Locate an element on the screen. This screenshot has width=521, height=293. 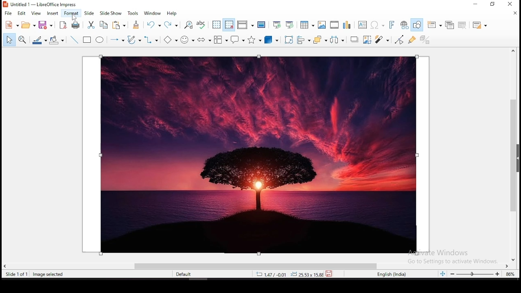
find and replace is located at coordinates (189, 25).